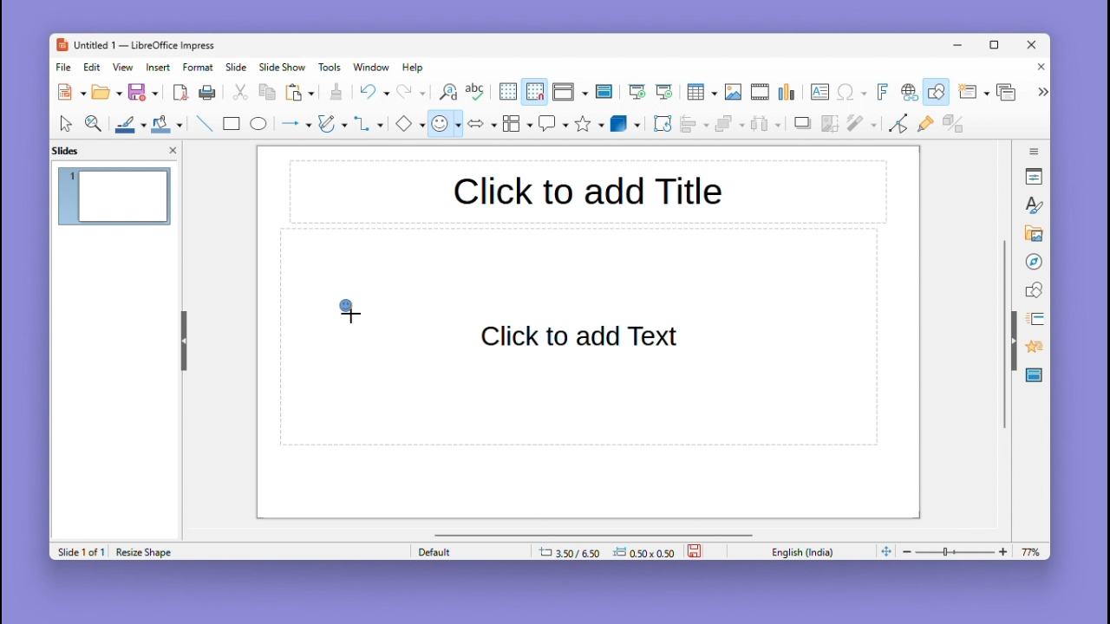  Describe the element at coordinates (506, 93) in the screenshot. I see `display grid` at that location.